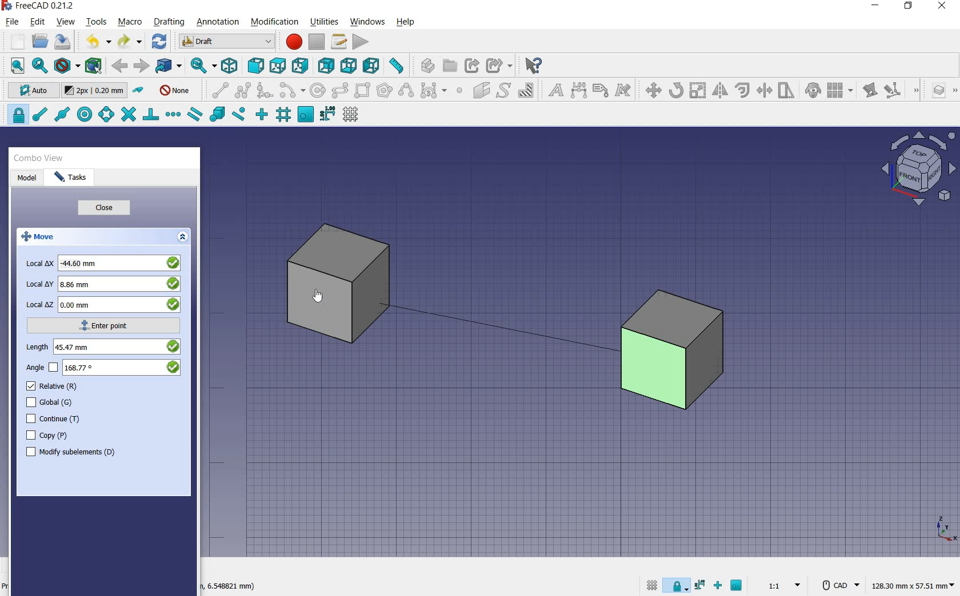 The width and height of the screenshot is (960, 596). Describe the element at coordinates (94, 91) in the screenshot. I see `change default size for new objects` at that location.